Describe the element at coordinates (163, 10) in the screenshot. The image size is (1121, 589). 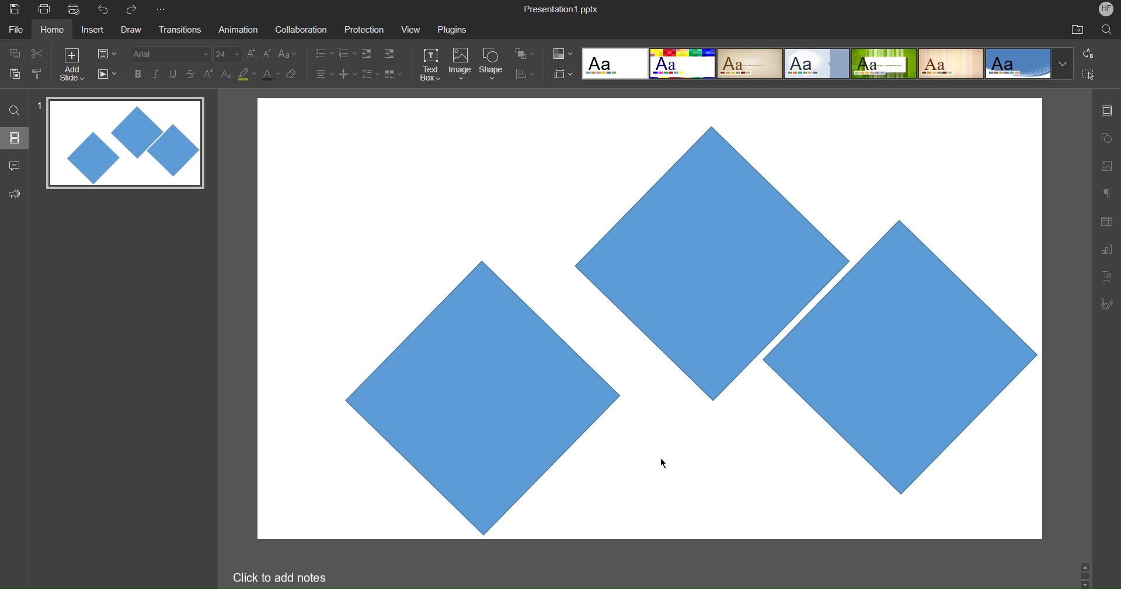
I see `More` at that location.